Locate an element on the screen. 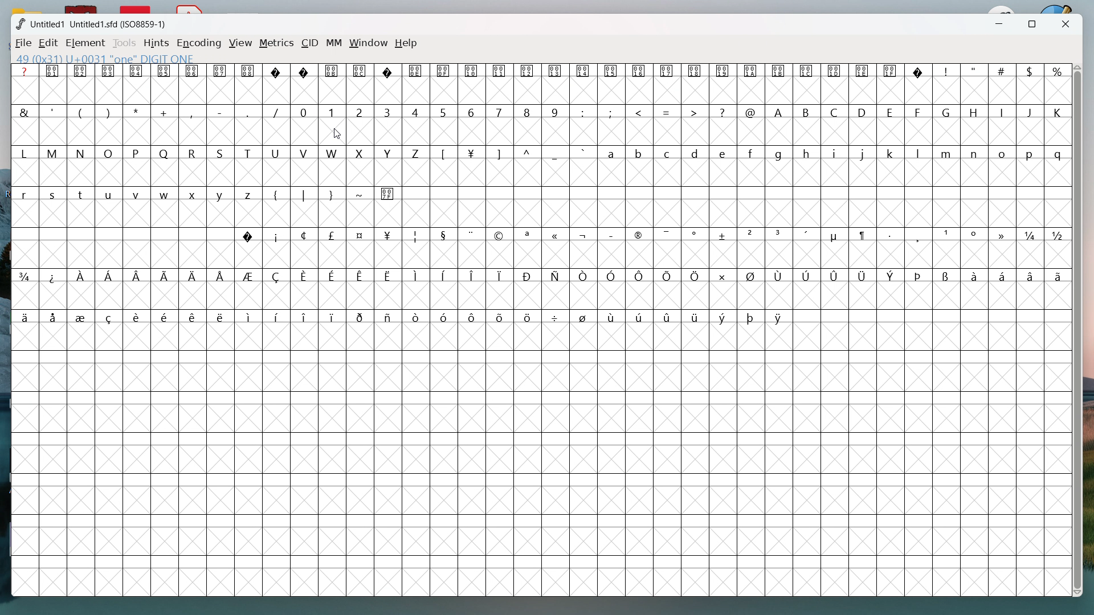 This screenshot has width=1094, height=615. symbol is located at coordinates (921, 274).